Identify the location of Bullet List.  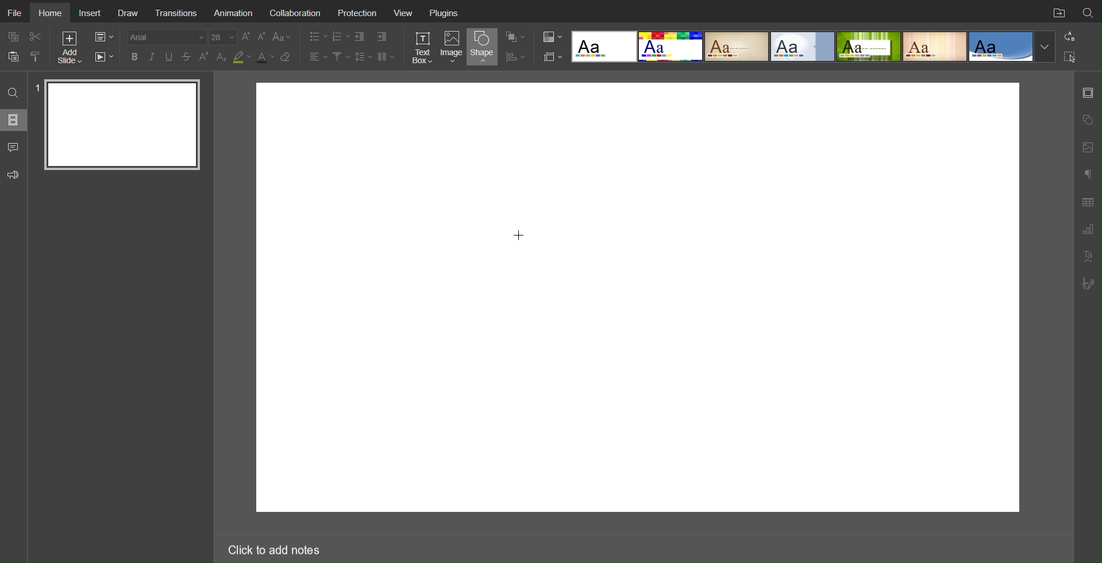
(315, 37).